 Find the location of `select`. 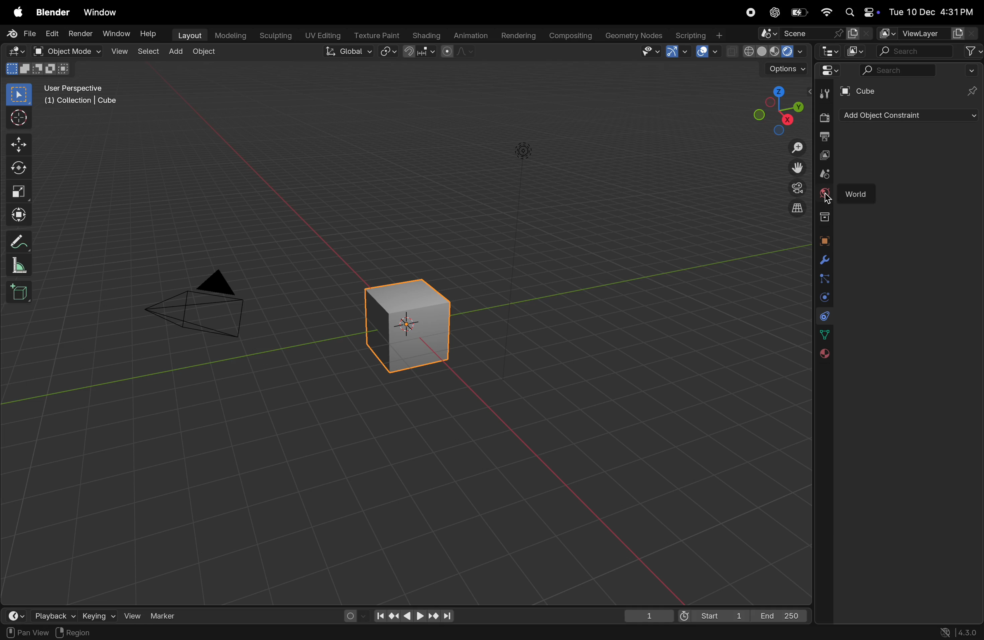

select is located at coordinates (20, 95).